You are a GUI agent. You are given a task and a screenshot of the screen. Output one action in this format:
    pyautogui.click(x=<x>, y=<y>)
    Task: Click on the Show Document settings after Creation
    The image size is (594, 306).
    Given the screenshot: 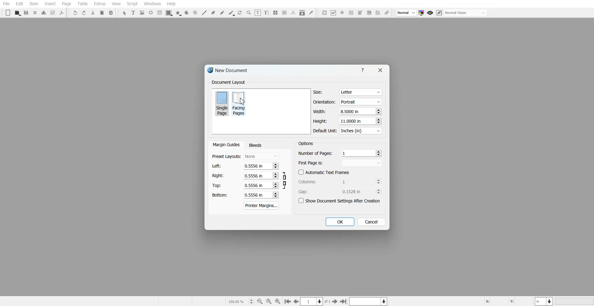 What is the action you would take?
    pyautogui.click(x=340, y=201)
    